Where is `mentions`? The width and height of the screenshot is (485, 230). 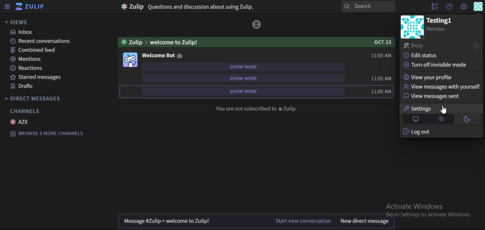 mentions is located at coordinates (30, 59).